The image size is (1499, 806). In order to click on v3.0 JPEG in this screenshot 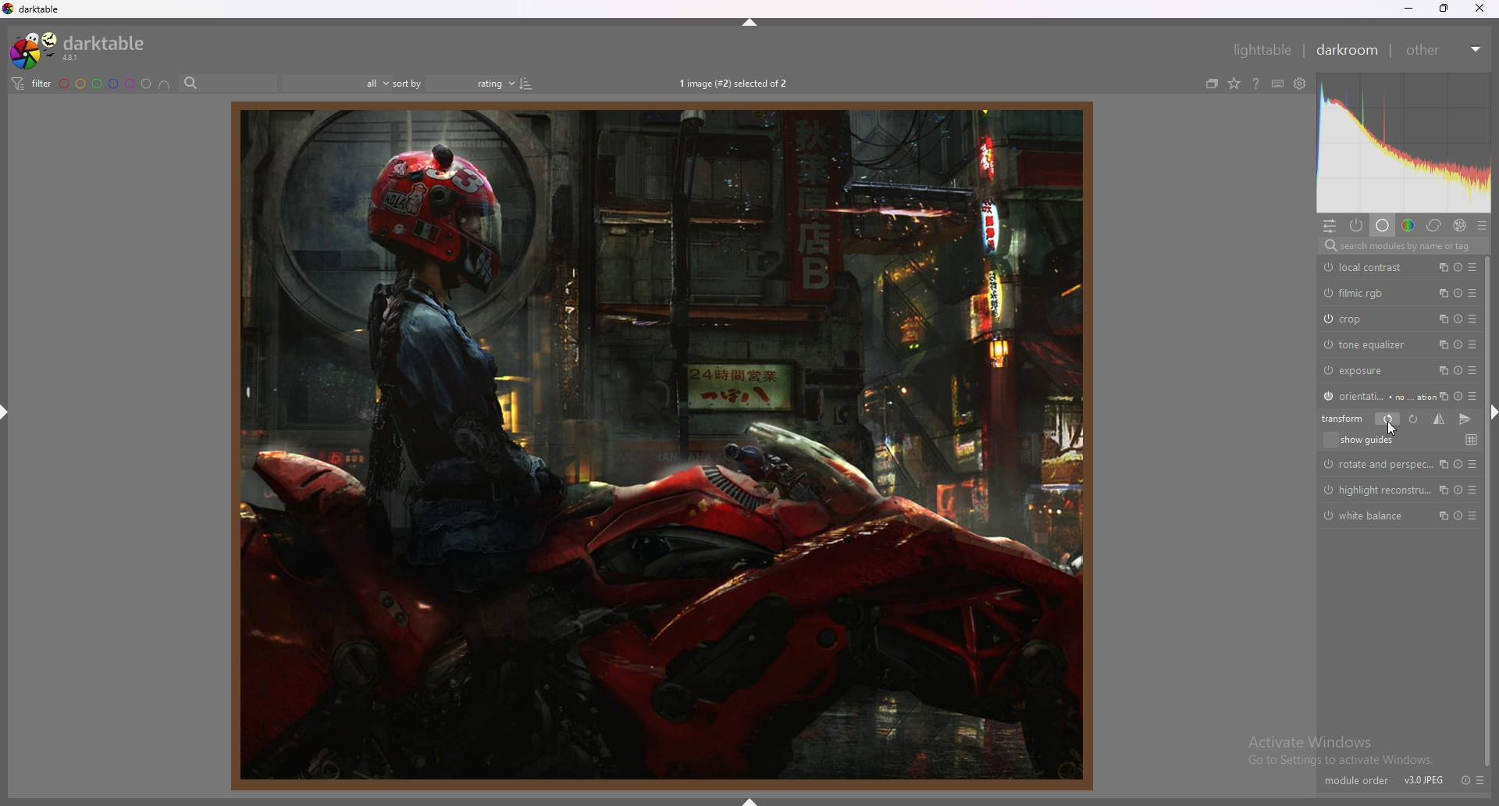, I will do `click(1422, 781)`.